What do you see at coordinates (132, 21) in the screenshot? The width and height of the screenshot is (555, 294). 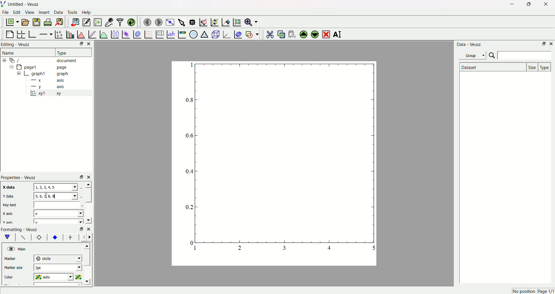 I see `reload linked datasets` at bounding box center [132, 21].